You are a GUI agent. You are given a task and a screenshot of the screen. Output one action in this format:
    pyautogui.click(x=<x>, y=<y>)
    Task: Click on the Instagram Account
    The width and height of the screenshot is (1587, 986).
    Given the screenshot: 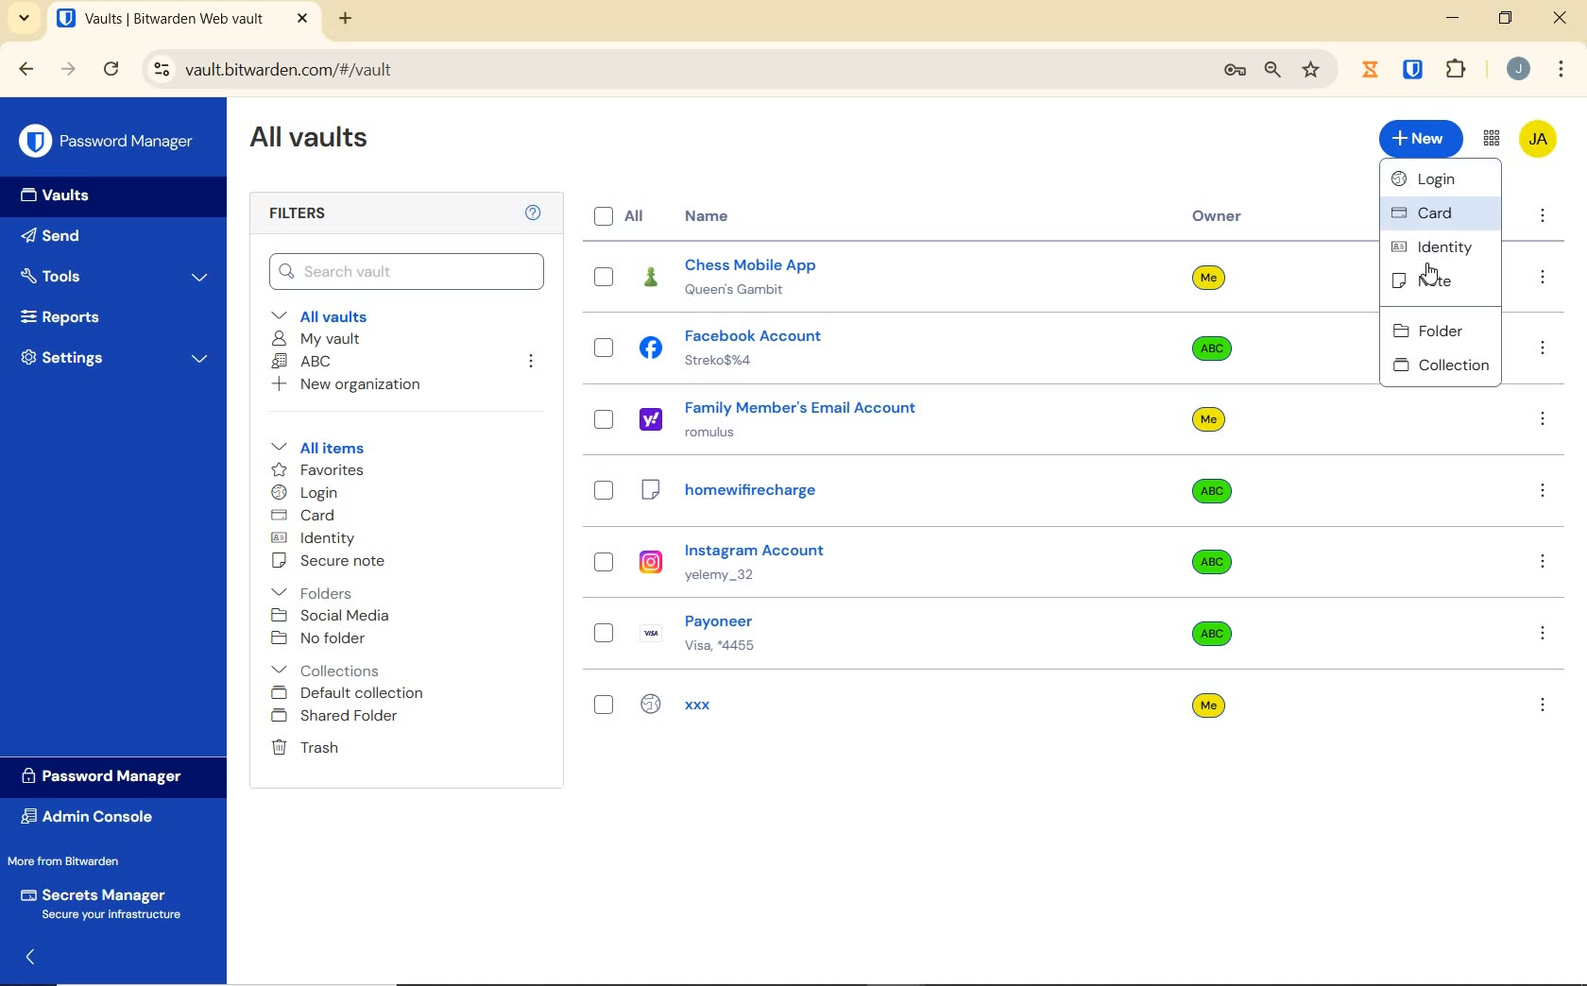 What is the action you would take?
    pyautogui.click(x=776, y=562)
    